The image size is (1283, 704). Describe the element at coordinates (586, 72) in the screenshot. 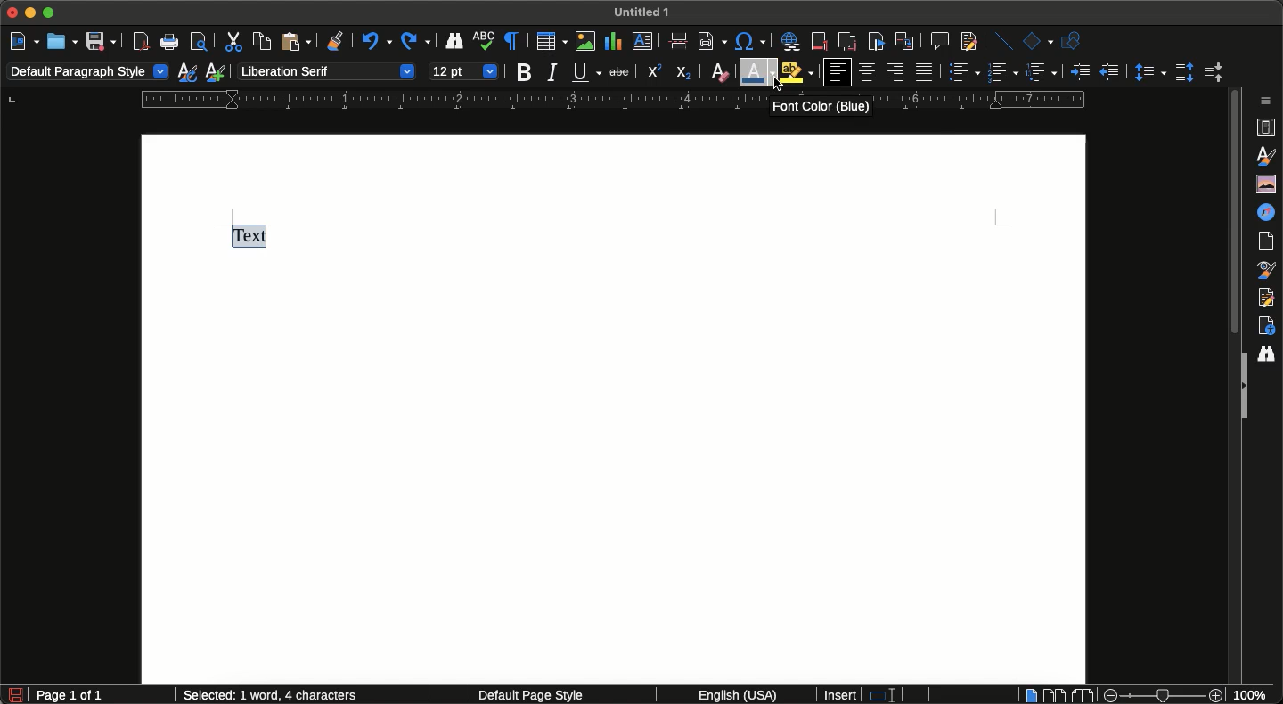

I see `Underline` at that location.